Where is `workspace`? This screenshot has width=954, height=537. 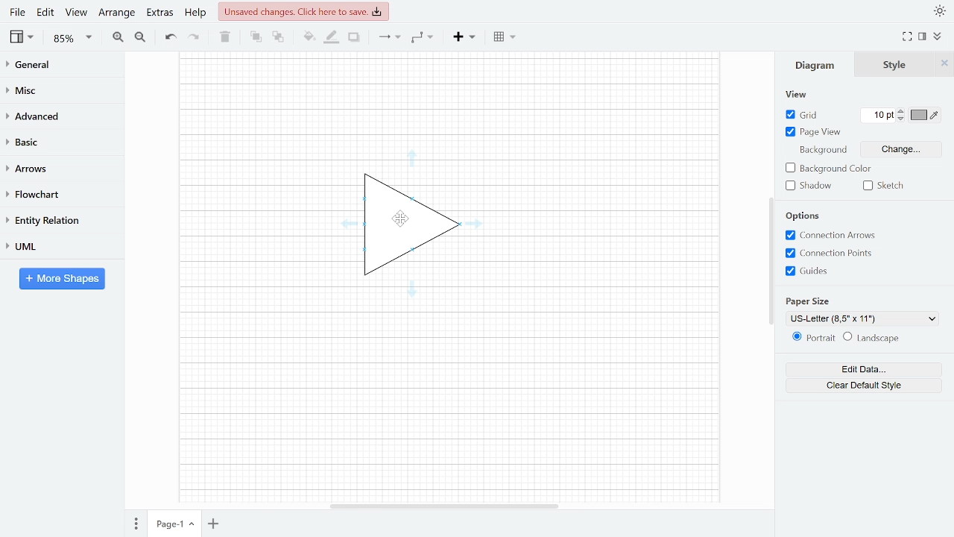
workspace is located at coordinates (238, 225).